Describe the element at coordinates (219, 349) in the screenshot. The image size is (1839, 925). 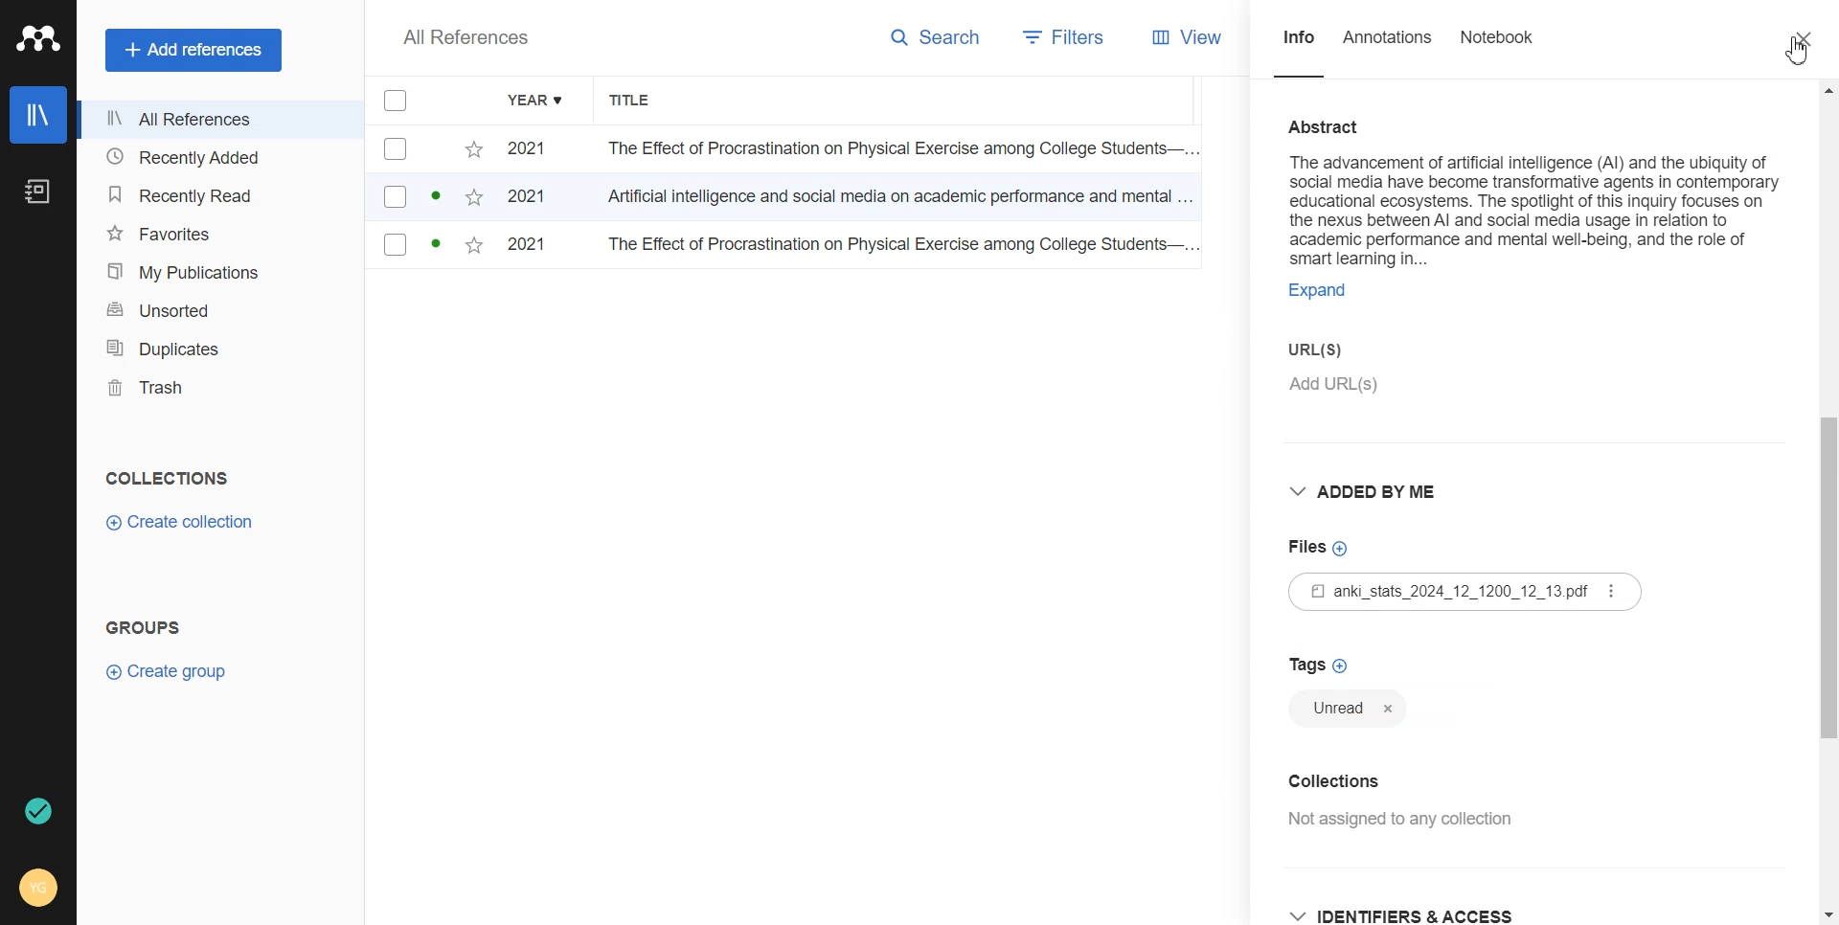
I see `Duplicates` at that location.